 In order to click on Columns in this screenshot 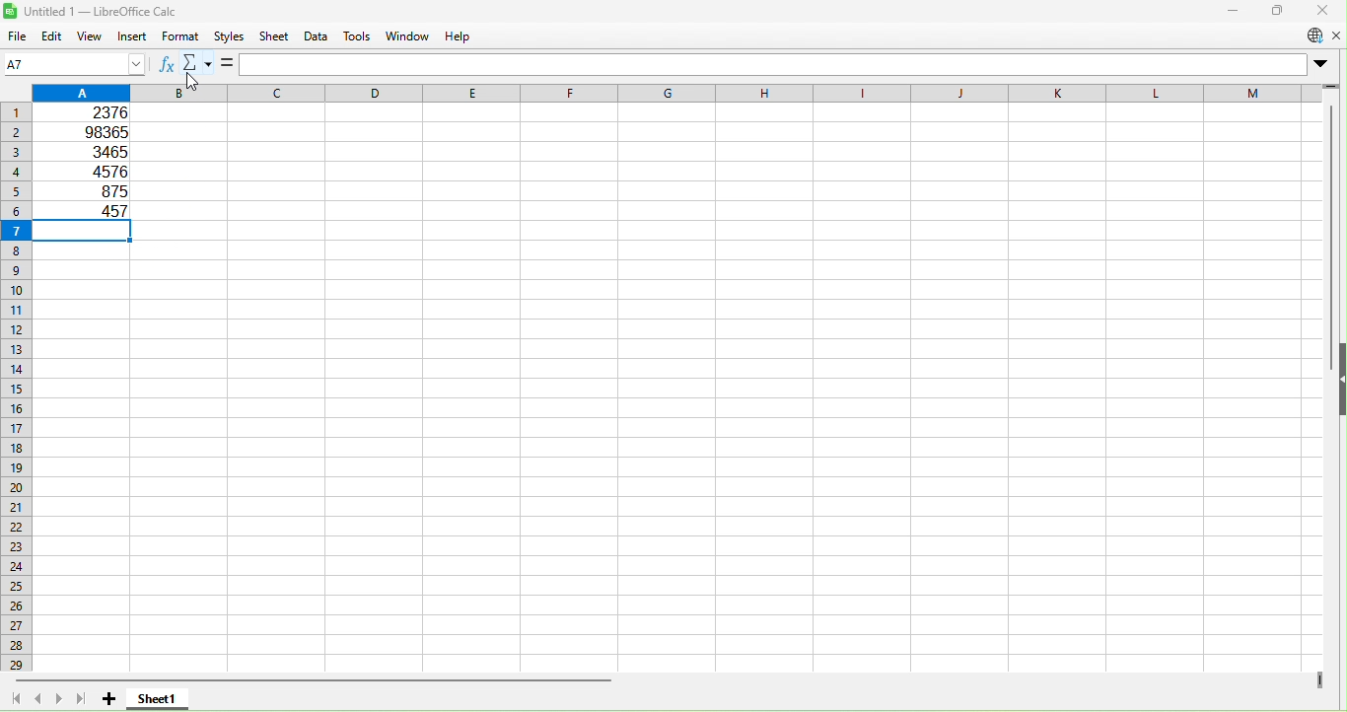, I will do `click(678, 93)`.